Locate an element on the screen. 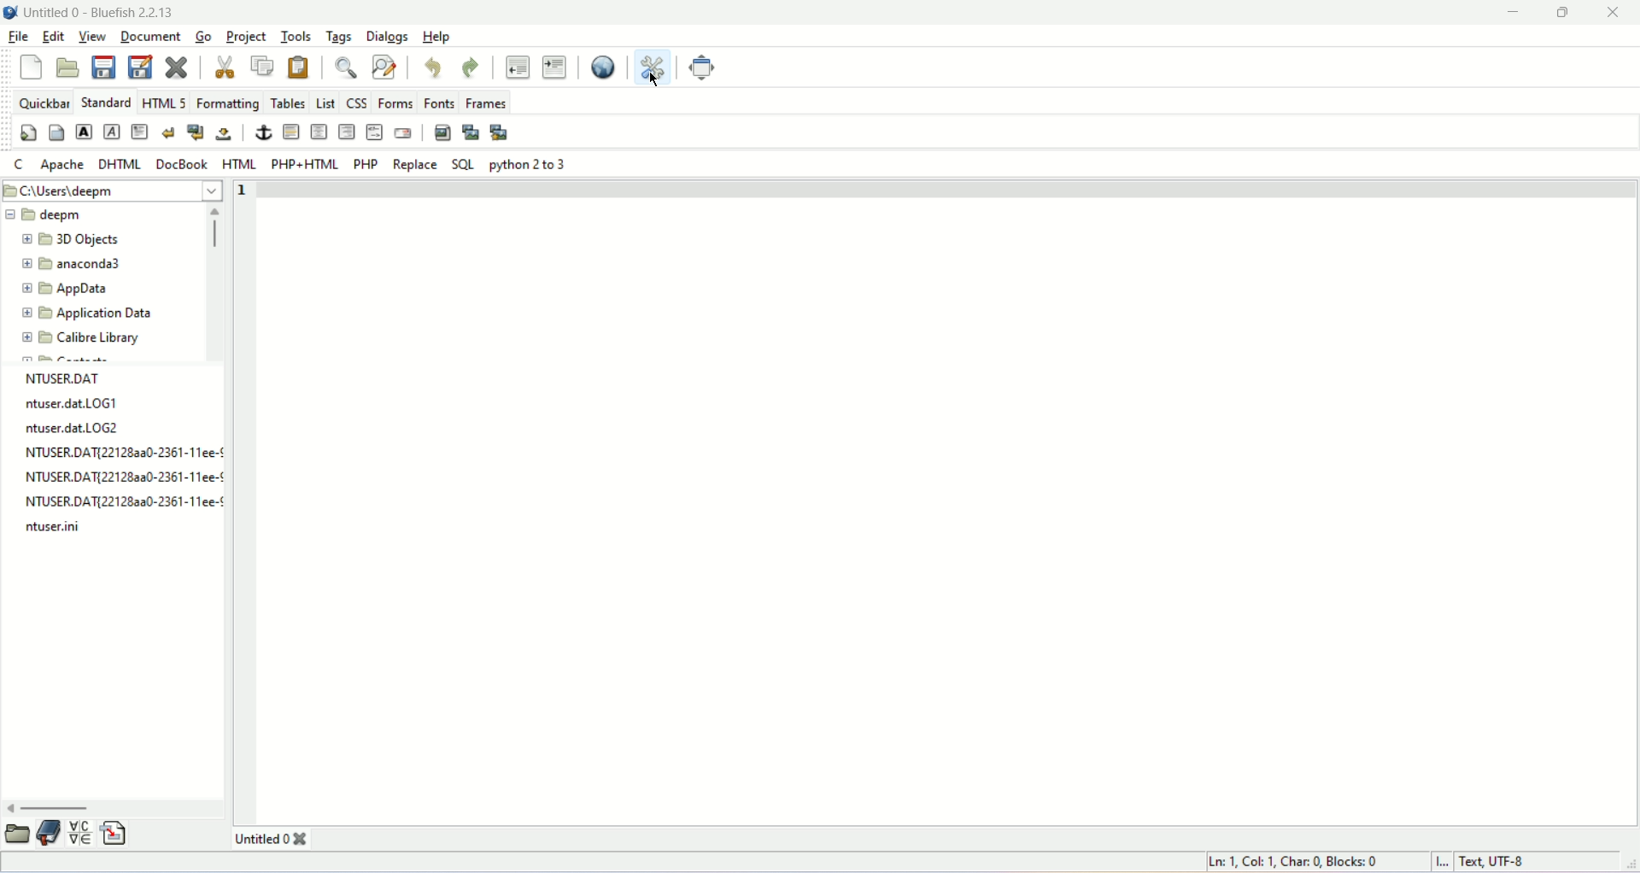 Image resolution: width=1640 pixels, height=873 pixels. logo is located at coordinates (10, 11).